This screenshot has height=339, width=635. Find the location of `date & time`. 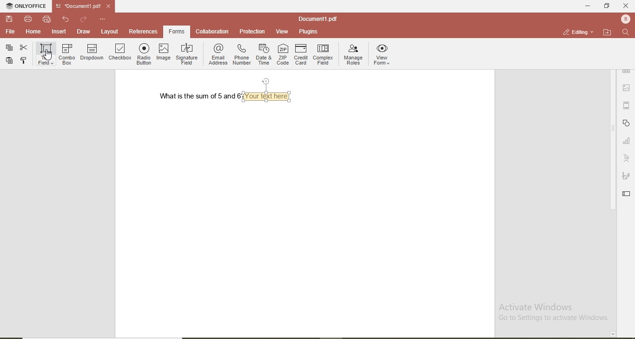

date & time is located at coordinates (264, 54).